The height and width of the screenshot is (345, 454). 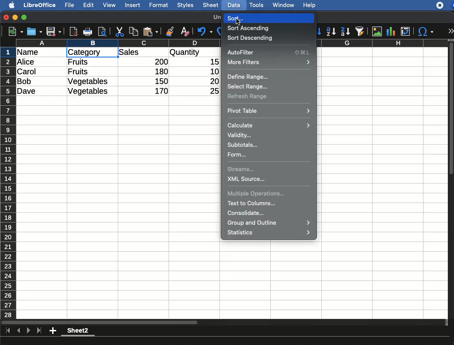 What do you see at coordinates (211, 5) in the screenshot?
I see `sheet` at bounding box center [211, 5].